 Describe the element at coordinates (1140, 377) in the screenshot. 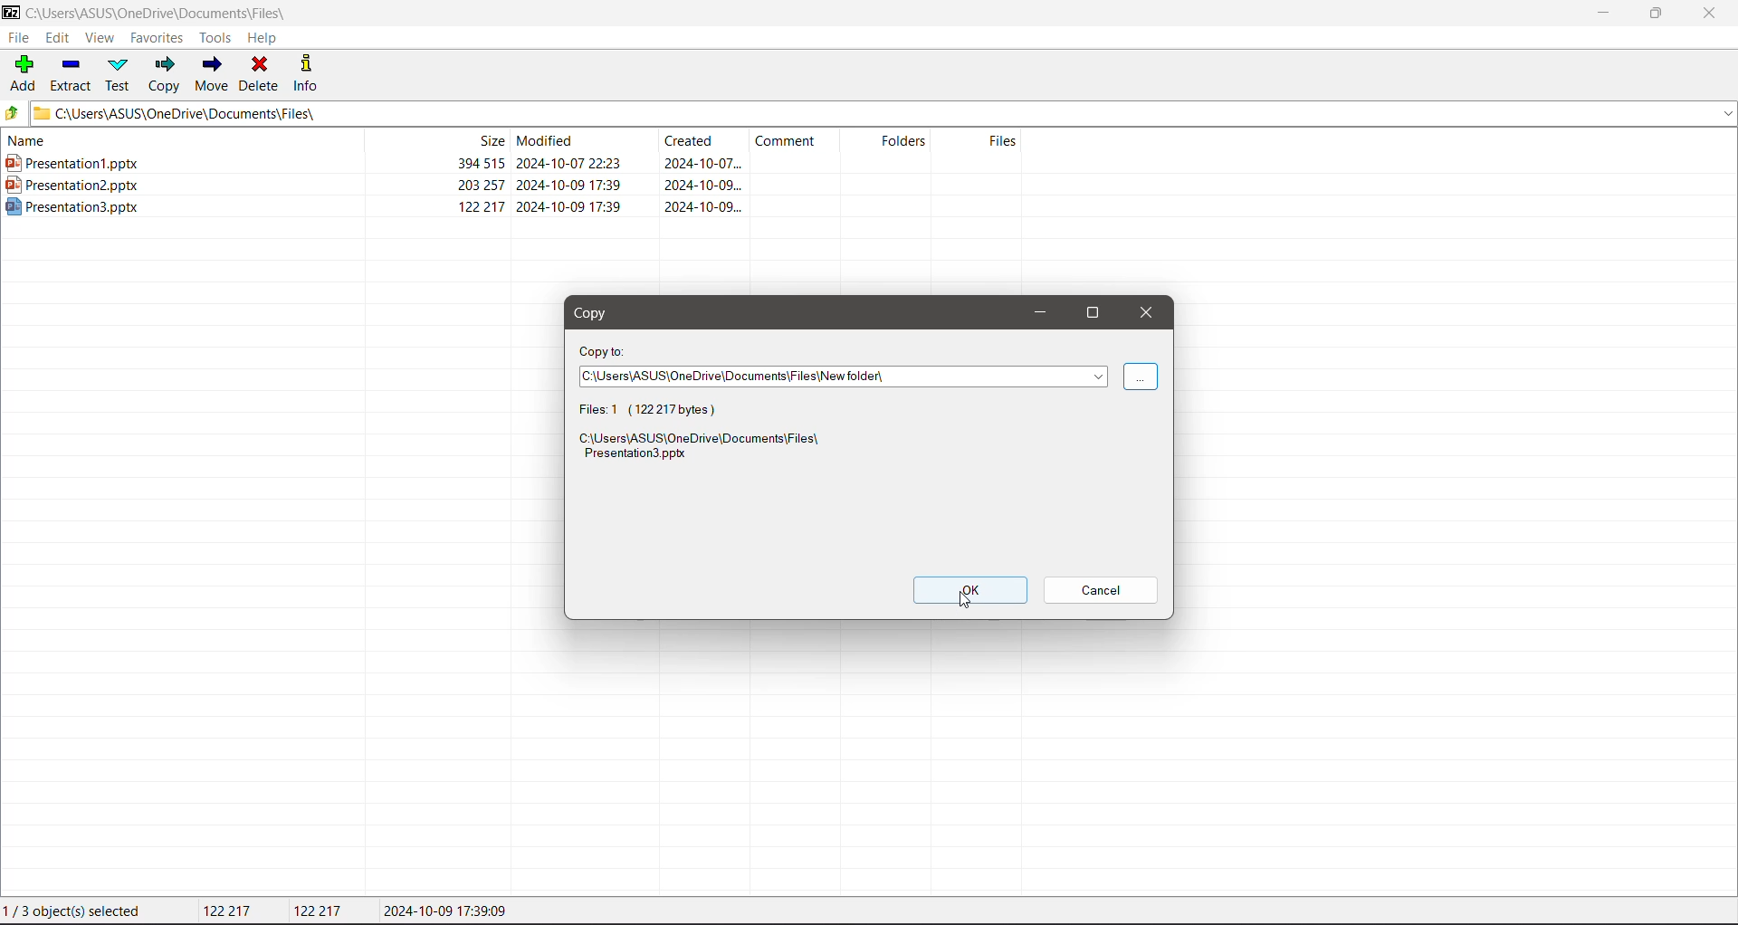

I see `dropdown` at that location.